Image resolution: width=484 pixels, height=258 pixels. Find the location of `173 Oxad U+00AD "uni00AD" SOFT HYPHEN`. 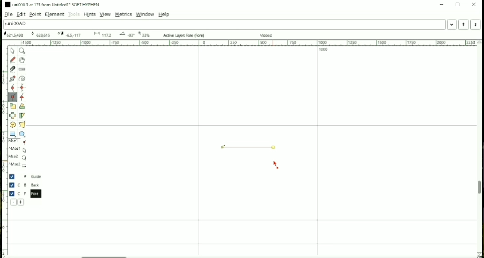

173 Oxad U+00AD "uni00AD" SOFT HYPHEN is located at coordinates (145, 34).